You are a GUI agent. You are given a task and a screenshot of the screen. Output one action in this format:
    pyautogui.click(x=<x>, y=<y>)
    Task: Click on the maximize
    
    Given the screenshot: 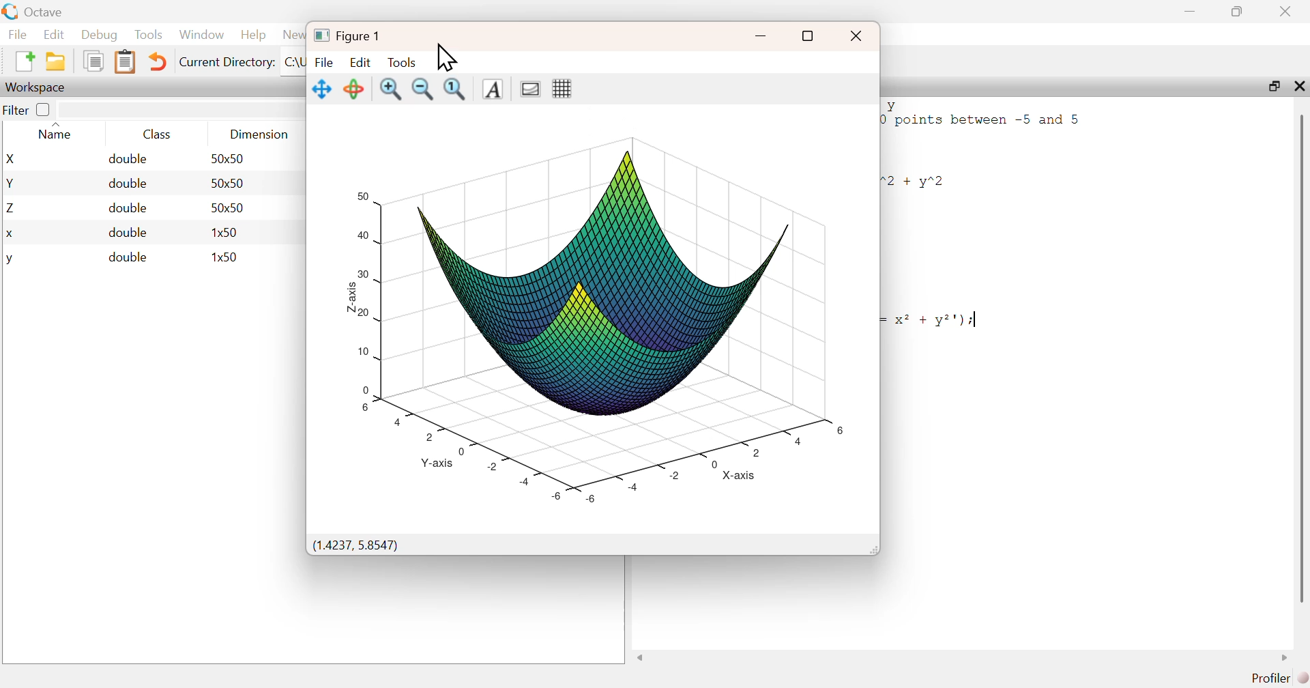 What is the action you would take?
    pyautogui.click(x=1272, y=85)
    